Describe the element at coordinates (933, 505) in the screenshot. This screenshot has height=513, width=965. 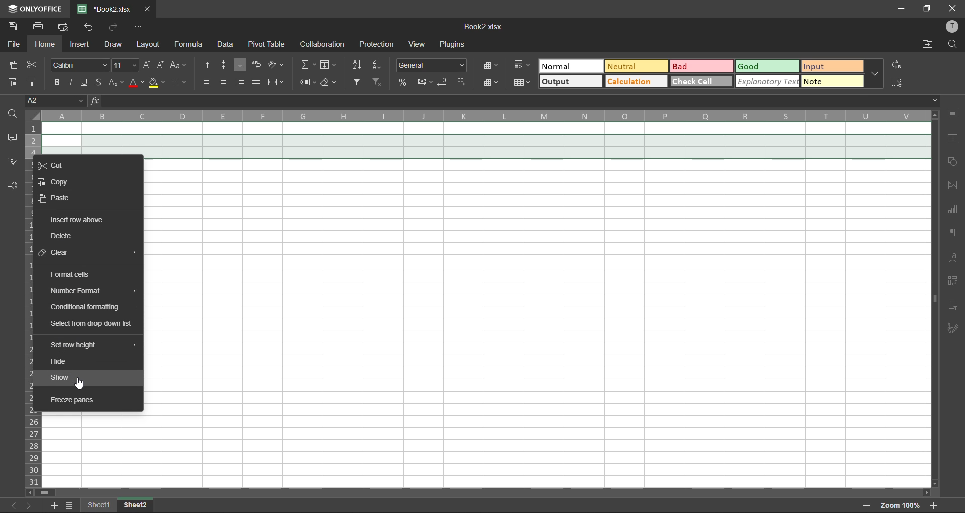
I see `zoom in` at that location.